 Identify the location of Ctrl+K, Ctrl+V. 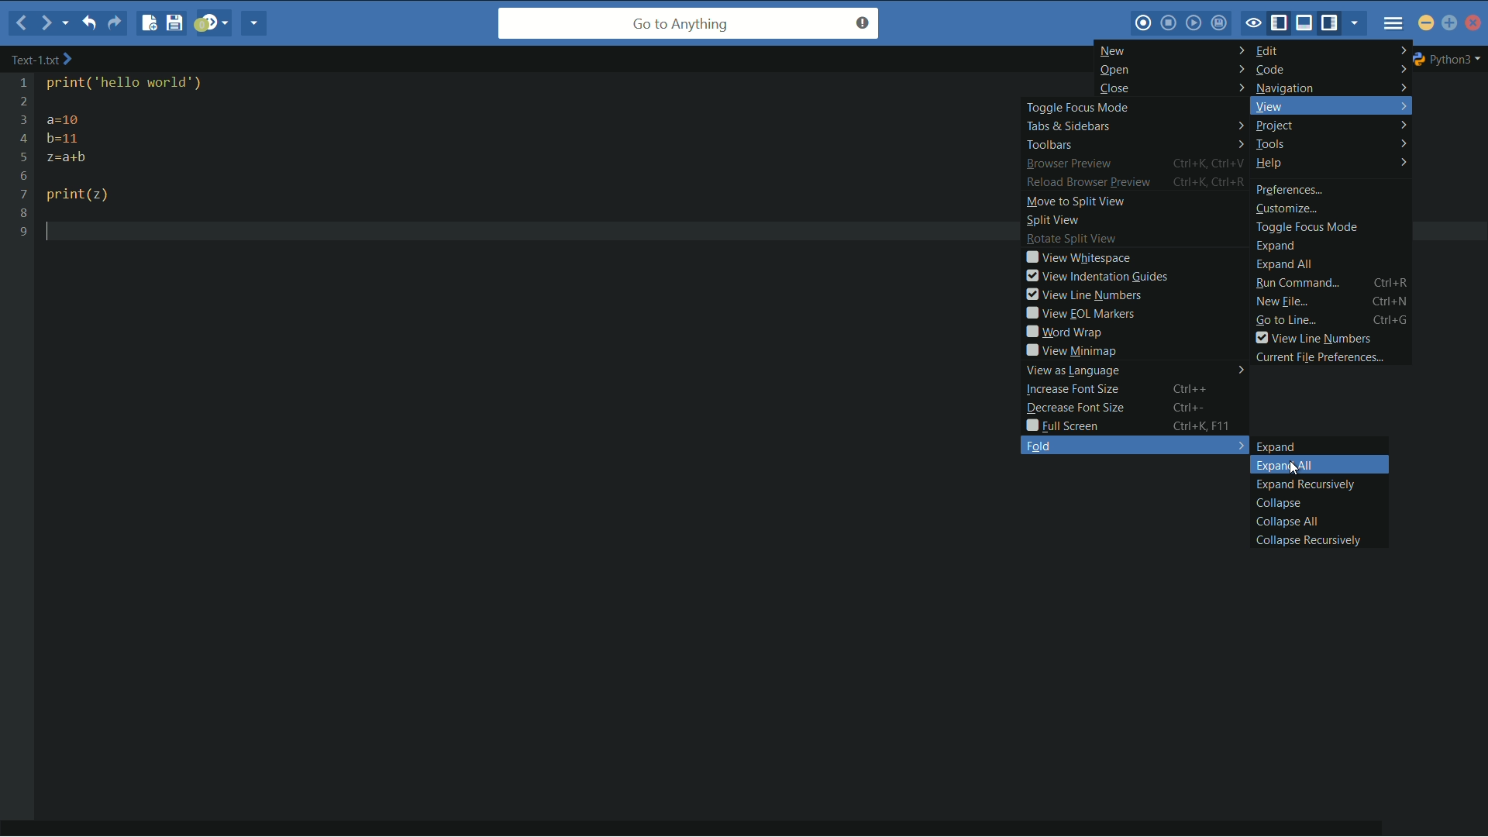
(1211, 164).